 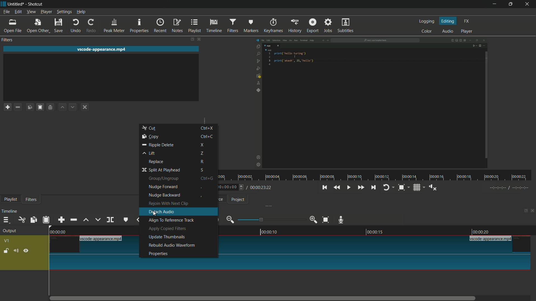 I want to click on markers, so click(x=252, y=26).